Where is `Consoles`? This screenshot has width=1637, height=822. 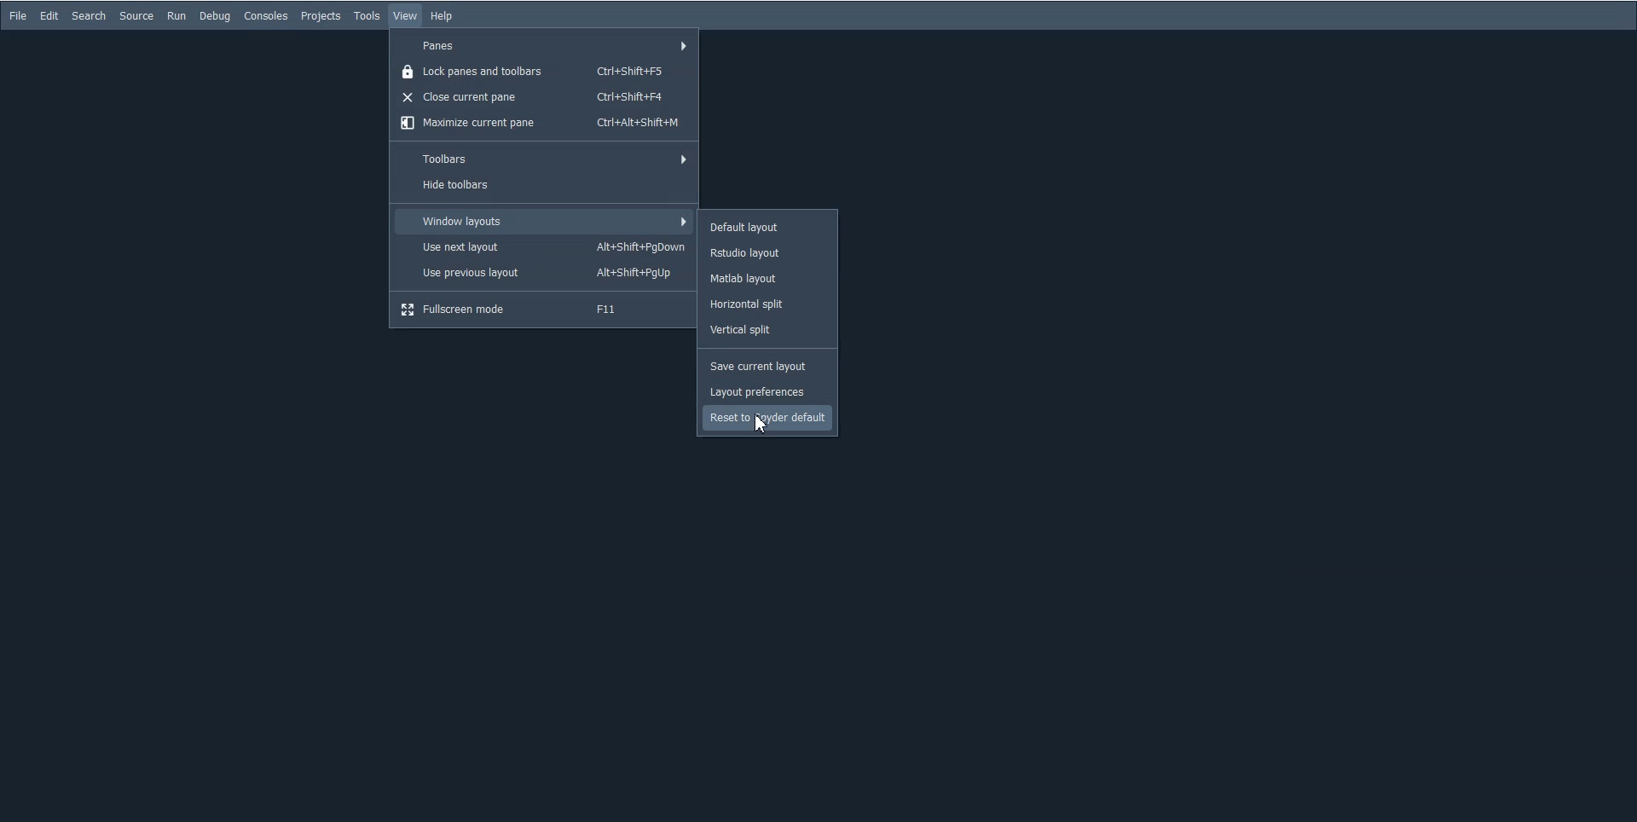
Consoles is located at coordinates (266, 15).